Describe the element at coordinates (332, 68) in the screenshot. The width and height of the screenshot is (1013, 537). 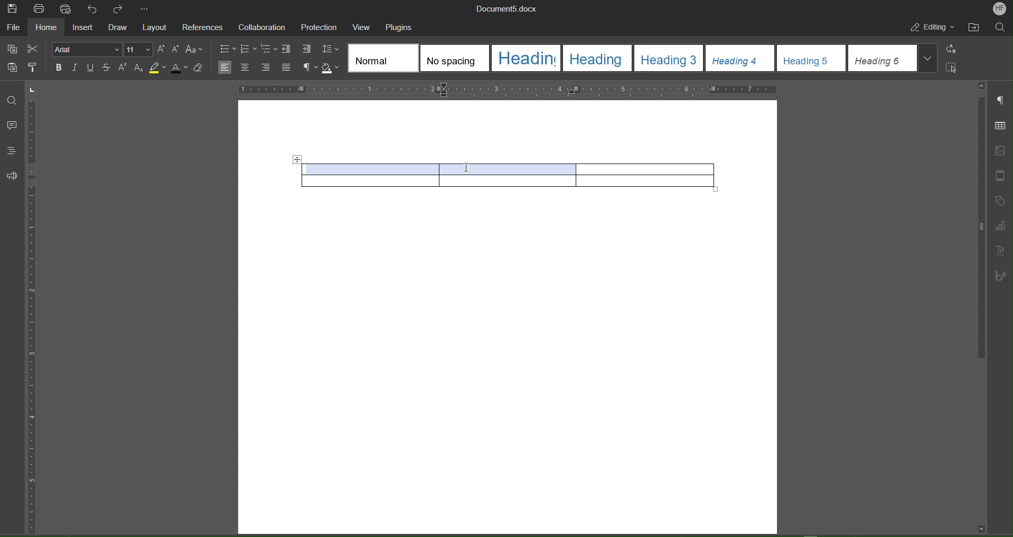
I see `Shadow` at that location.